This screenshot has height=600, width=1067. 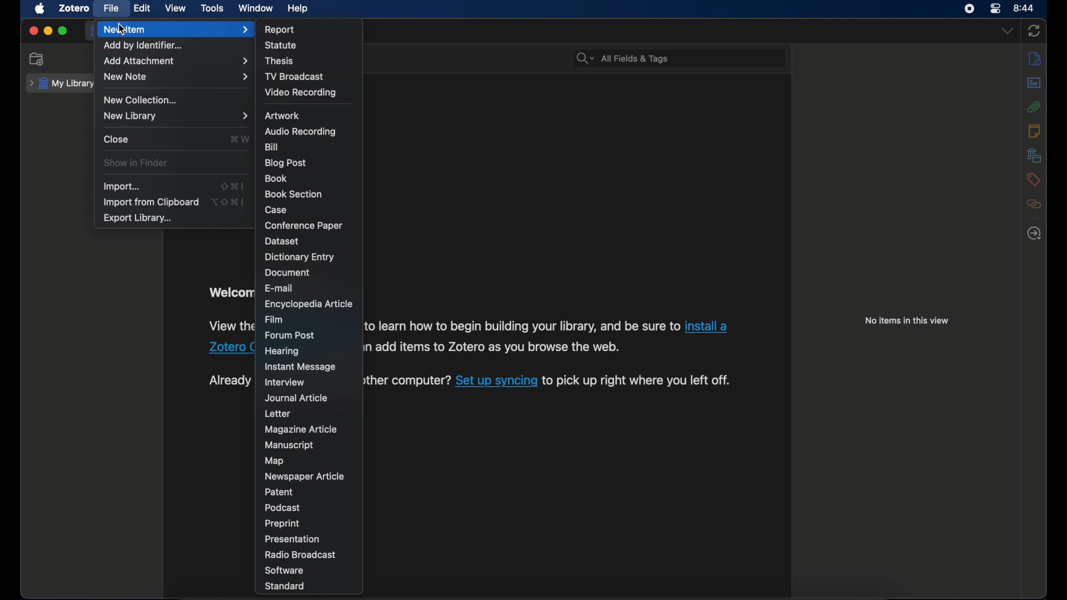 I want to click on Zotero connector link, so click(x=231, y=348).